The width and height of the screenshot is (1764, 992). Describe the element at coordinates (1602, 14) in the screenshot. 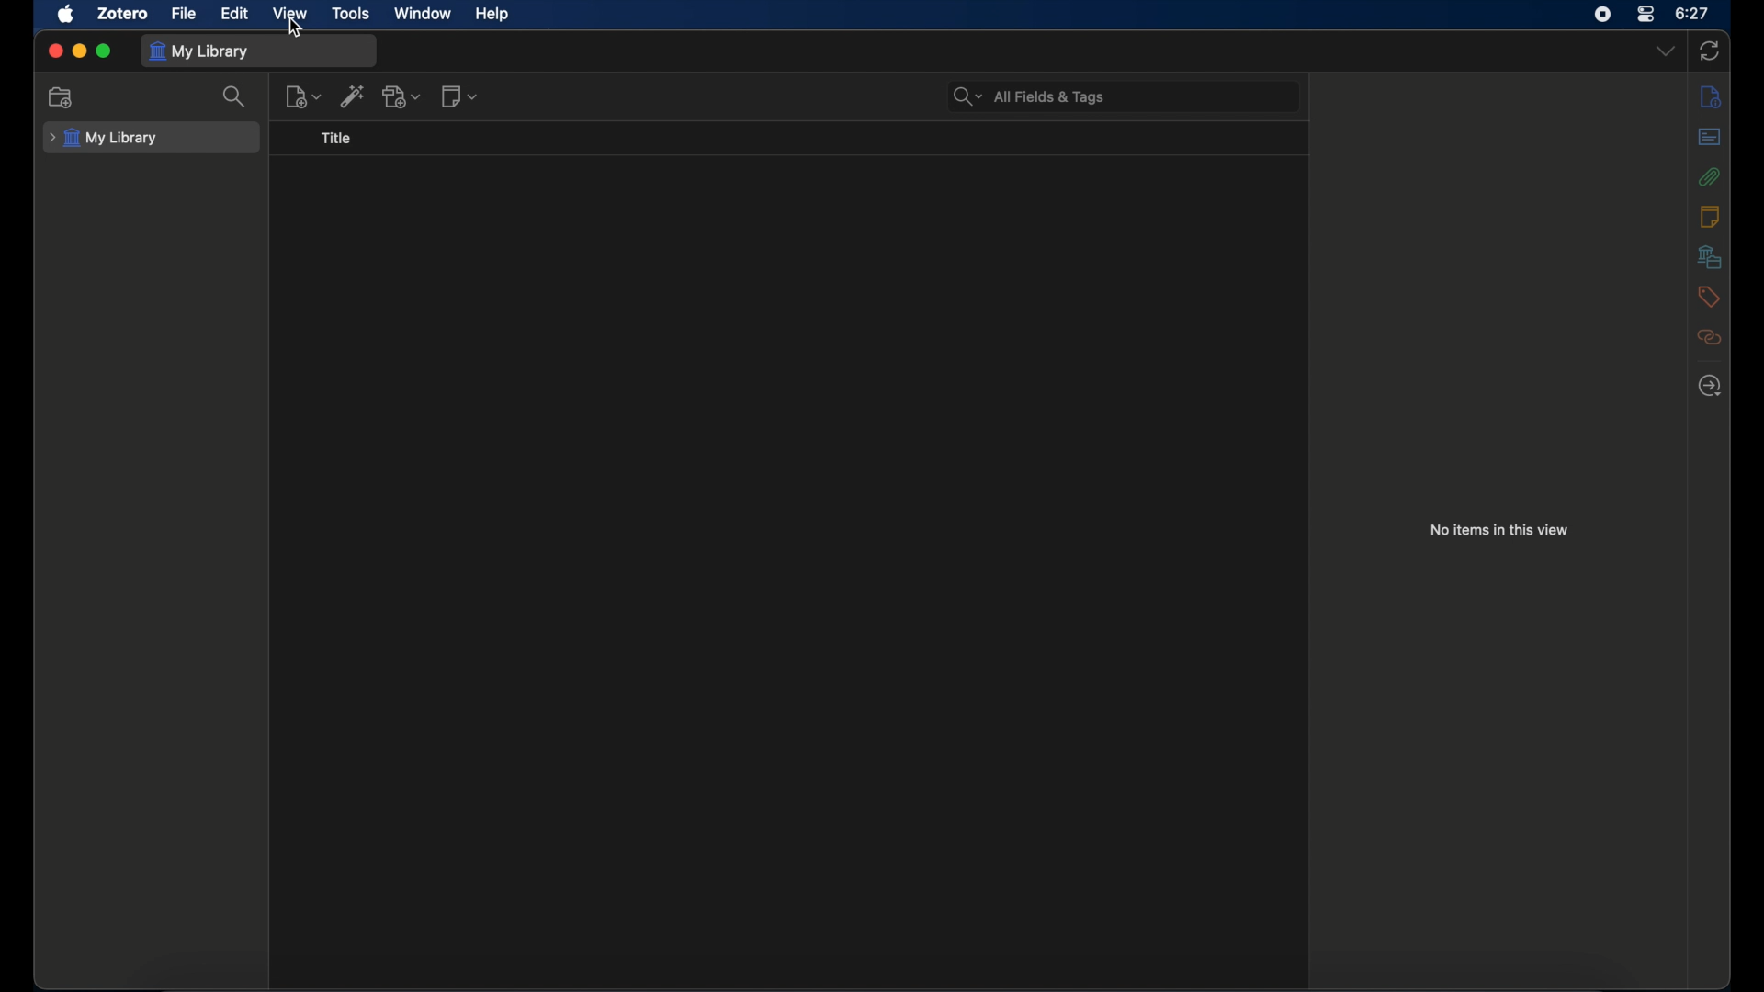

I see `screen recorder` at that location.